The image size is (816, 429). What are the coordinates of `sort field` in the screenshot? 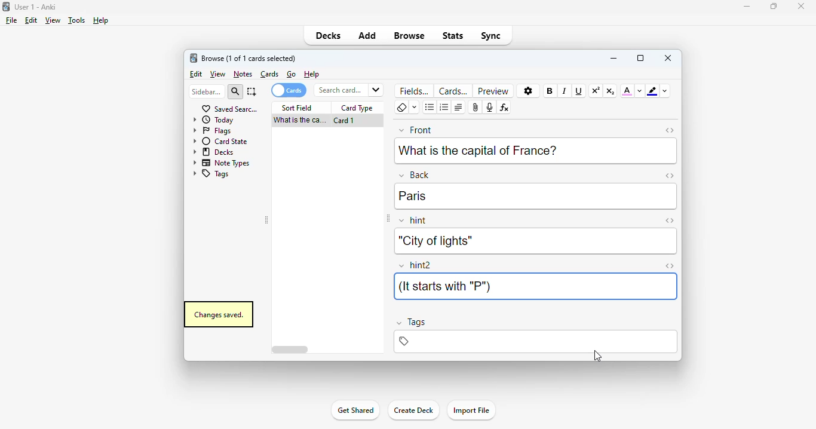 It's located at (297, 108).